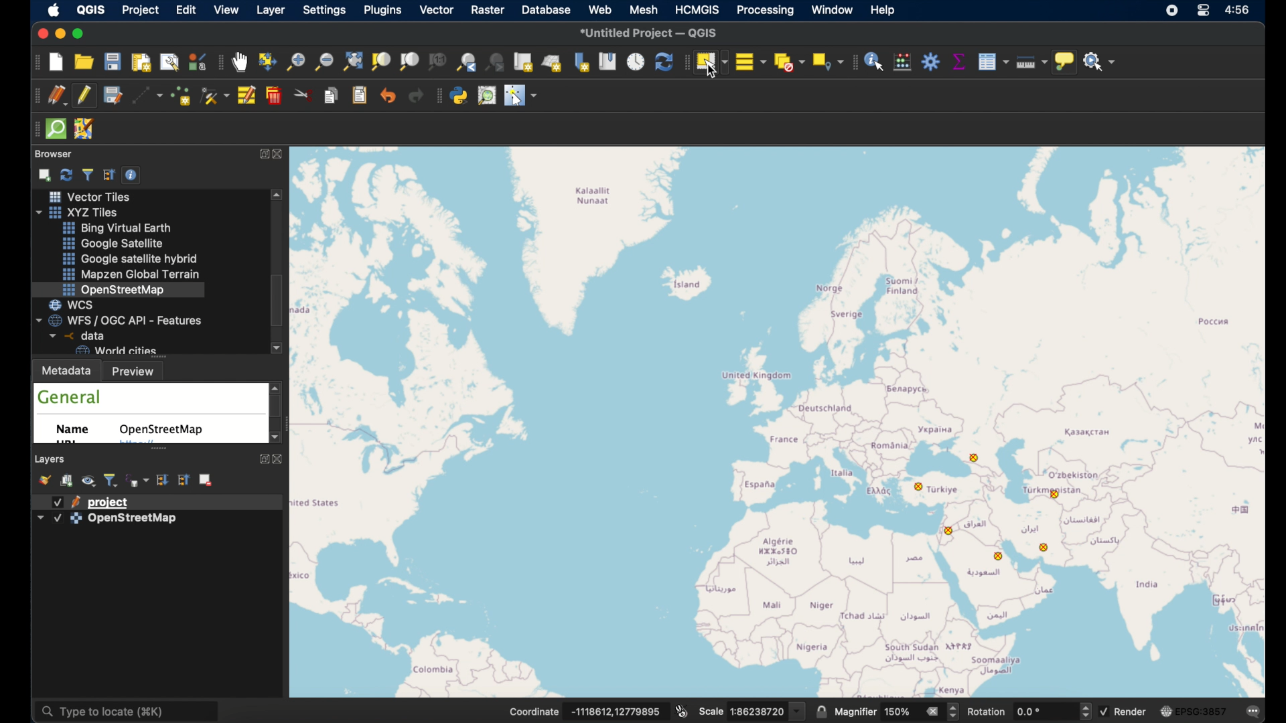 Image resolution: width=1286 pixels, height=723 pixels. Describe the element at coordinates (128, 258) in the screenshot. I see `google satellite hybrid` at that location.